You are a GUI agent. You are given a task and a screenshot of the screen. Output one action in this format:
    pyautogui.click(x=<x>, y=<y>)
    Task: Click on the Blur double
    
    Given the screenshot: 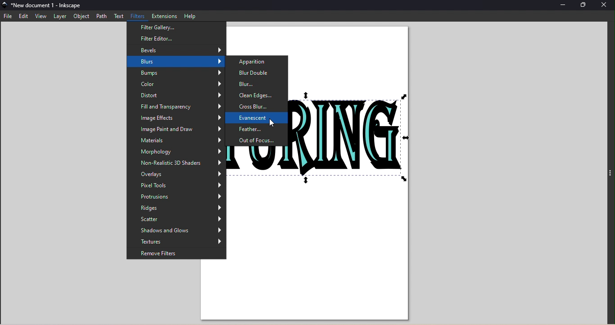 What is the action you would take?
    pyautogui.click(x=253, y=72)
    